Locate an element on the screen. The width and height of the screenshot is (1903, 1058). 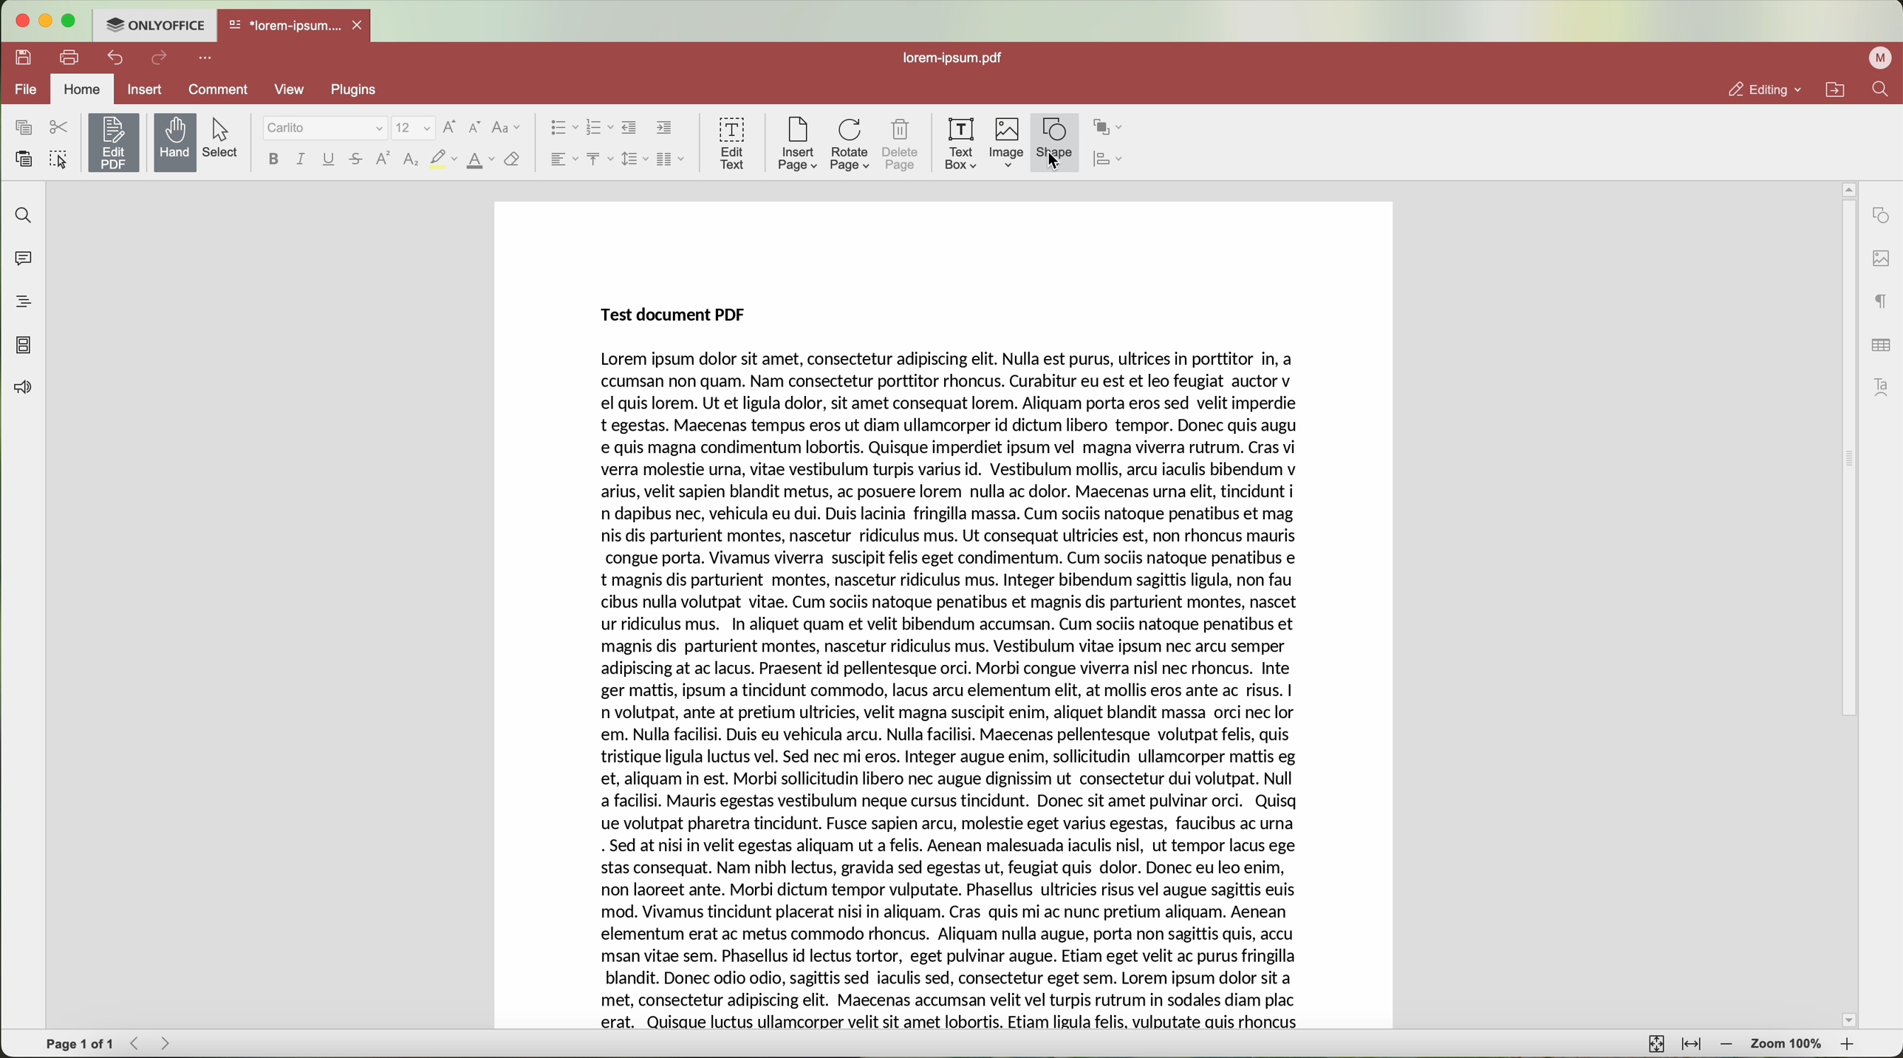
underline is located at coordinates (329, 159).